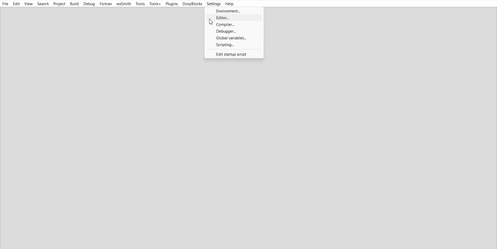 This screenshot has height=249, width=497. Describe the element at coordinates (234, 24) in the screenshot. I see `Compiler` at that location.